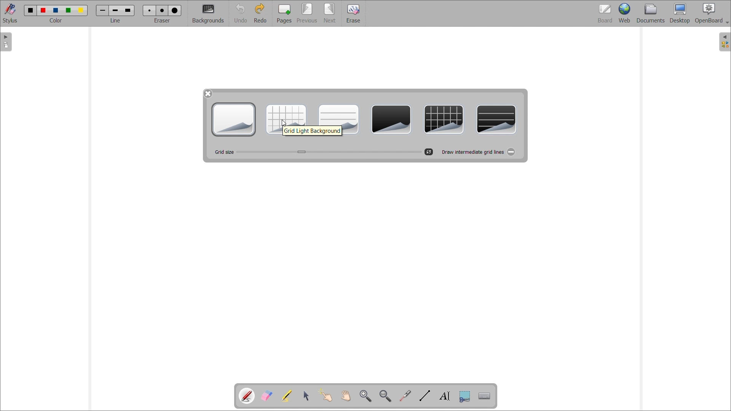 This screenshot has height=411, width=731. What do you see at coordinates (680, 13) in the screenshot?
I see `Show desktop` at bounding box center [680, 13].